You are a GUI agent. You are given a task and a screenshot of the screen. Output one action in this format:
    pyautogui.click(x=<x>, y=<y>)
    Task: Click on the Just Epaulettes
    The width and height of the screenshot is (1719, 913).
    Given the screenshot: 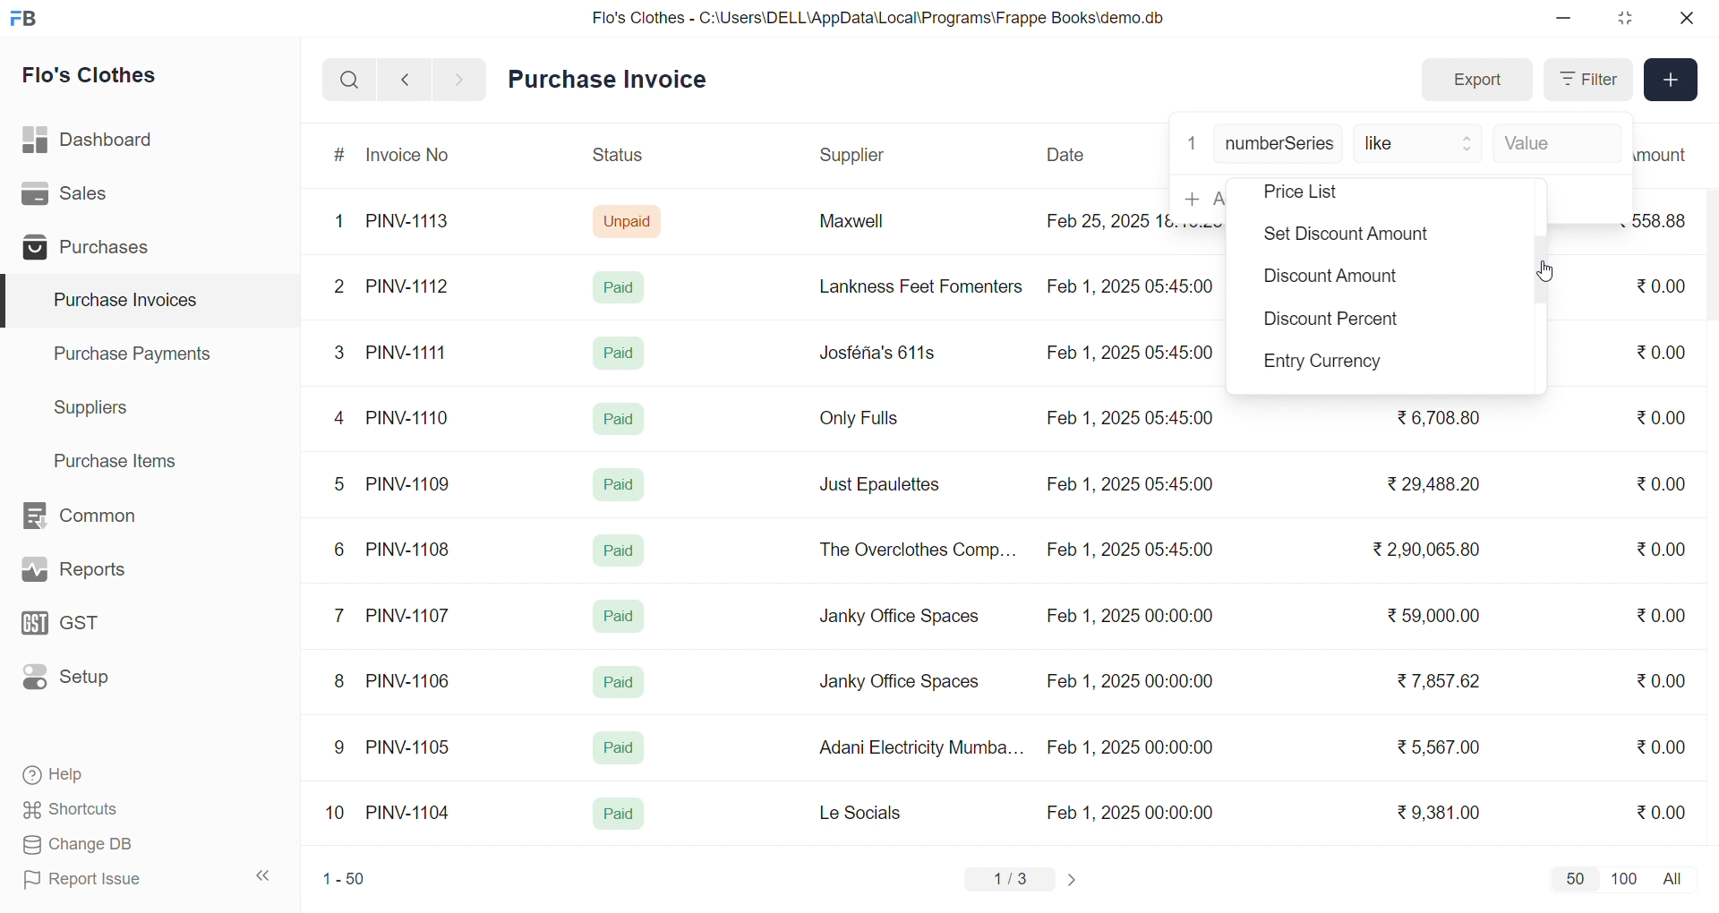 What is the action you would take?
    pyautogui.click(x=886, y=485)
    